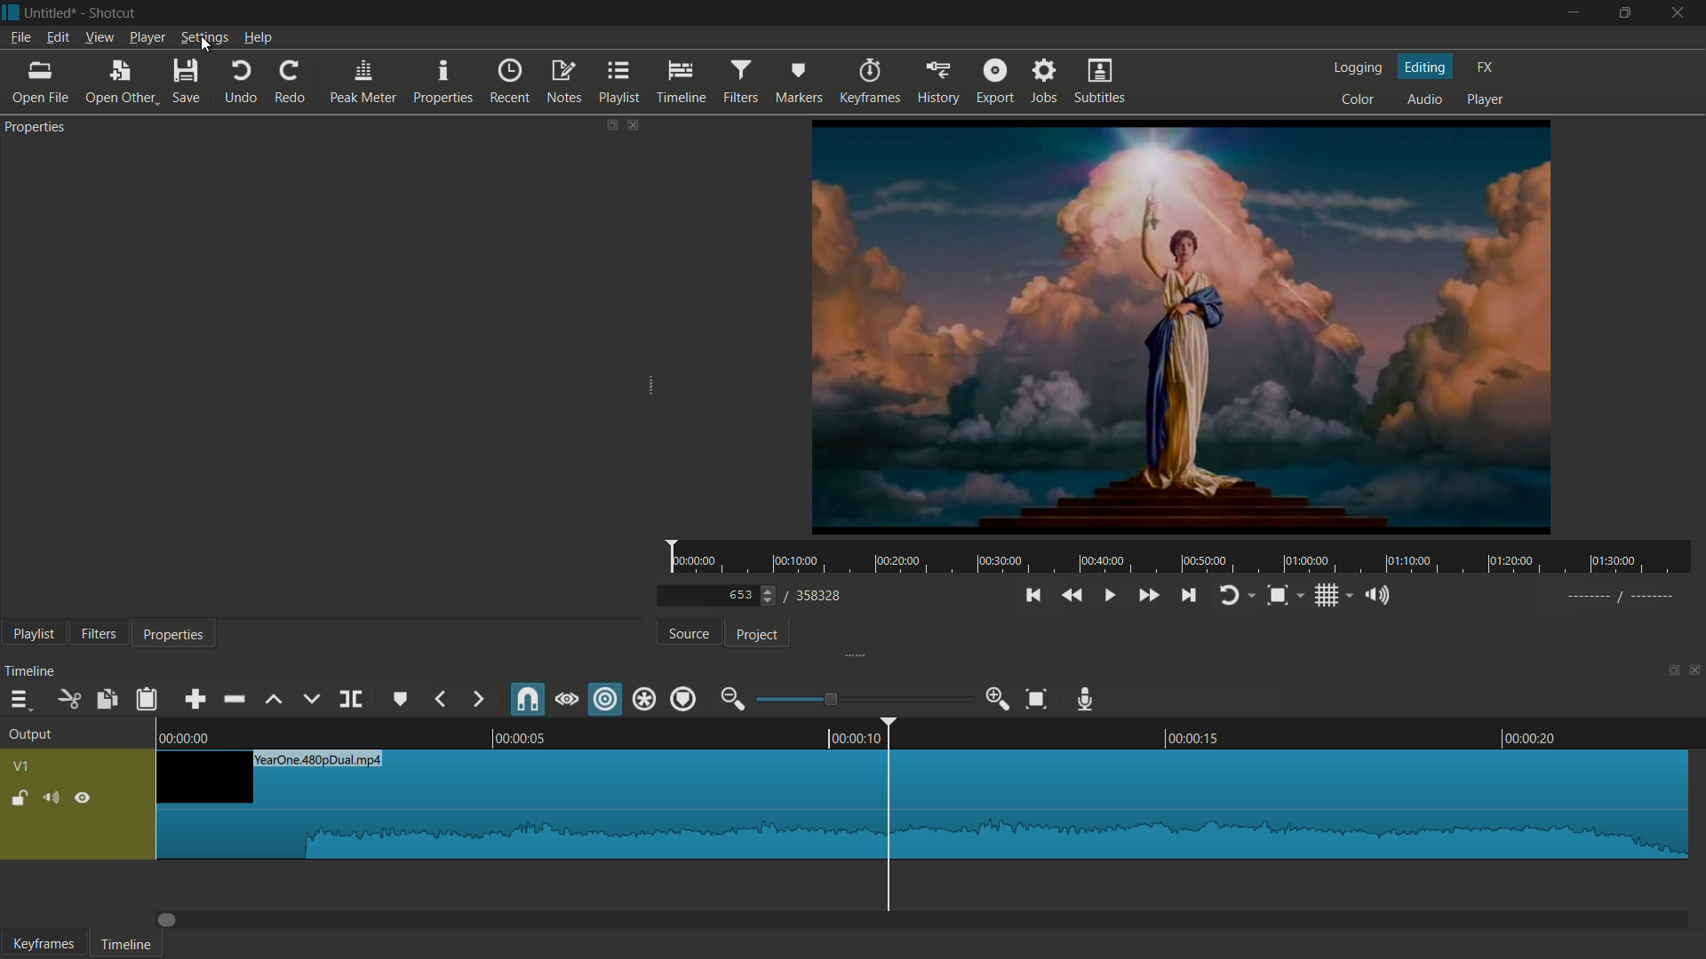  I want to click on scrub while dragging, so click(567, 699).